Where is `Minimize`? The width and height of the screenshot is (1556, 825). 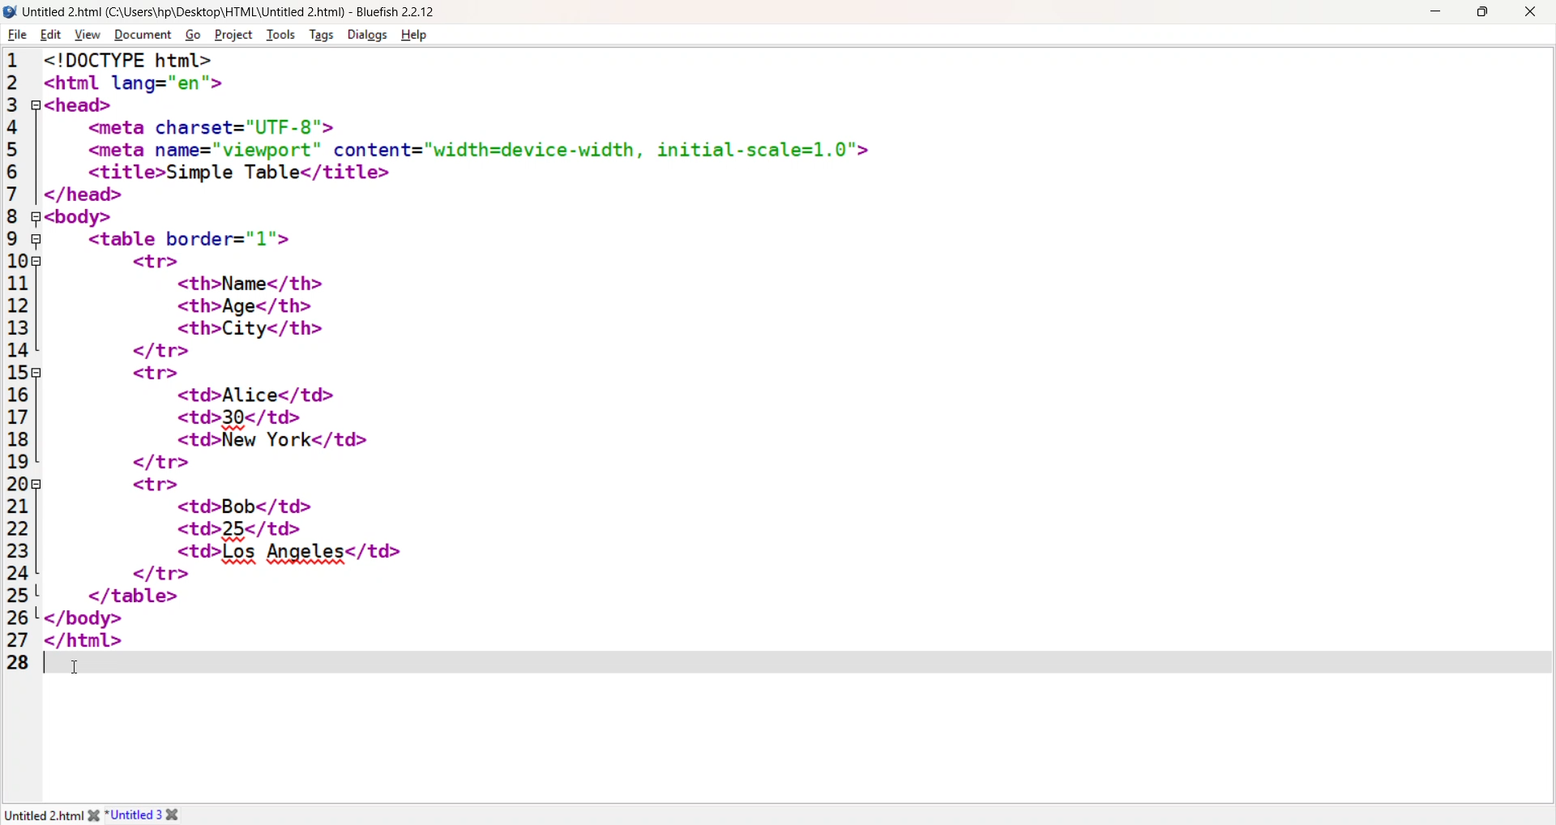 Minimize is located at coordinates (1434, 11).